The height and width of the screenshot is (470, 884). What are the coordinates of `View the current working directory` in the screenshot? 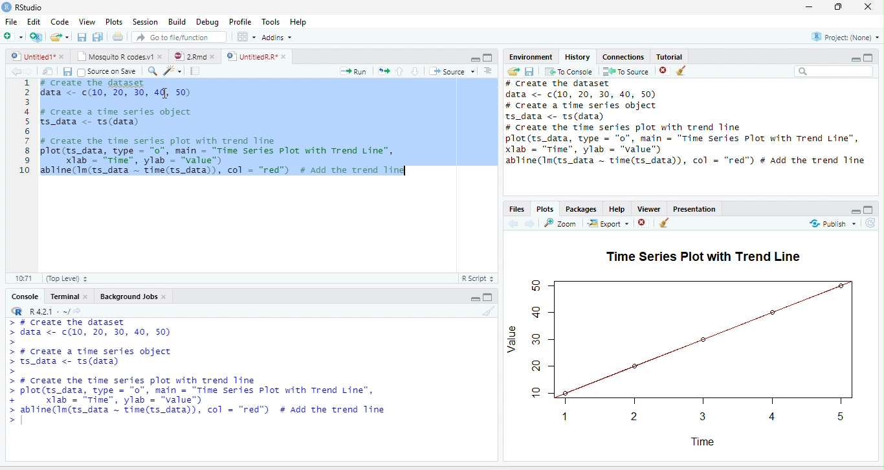 It's located at (78, 310).